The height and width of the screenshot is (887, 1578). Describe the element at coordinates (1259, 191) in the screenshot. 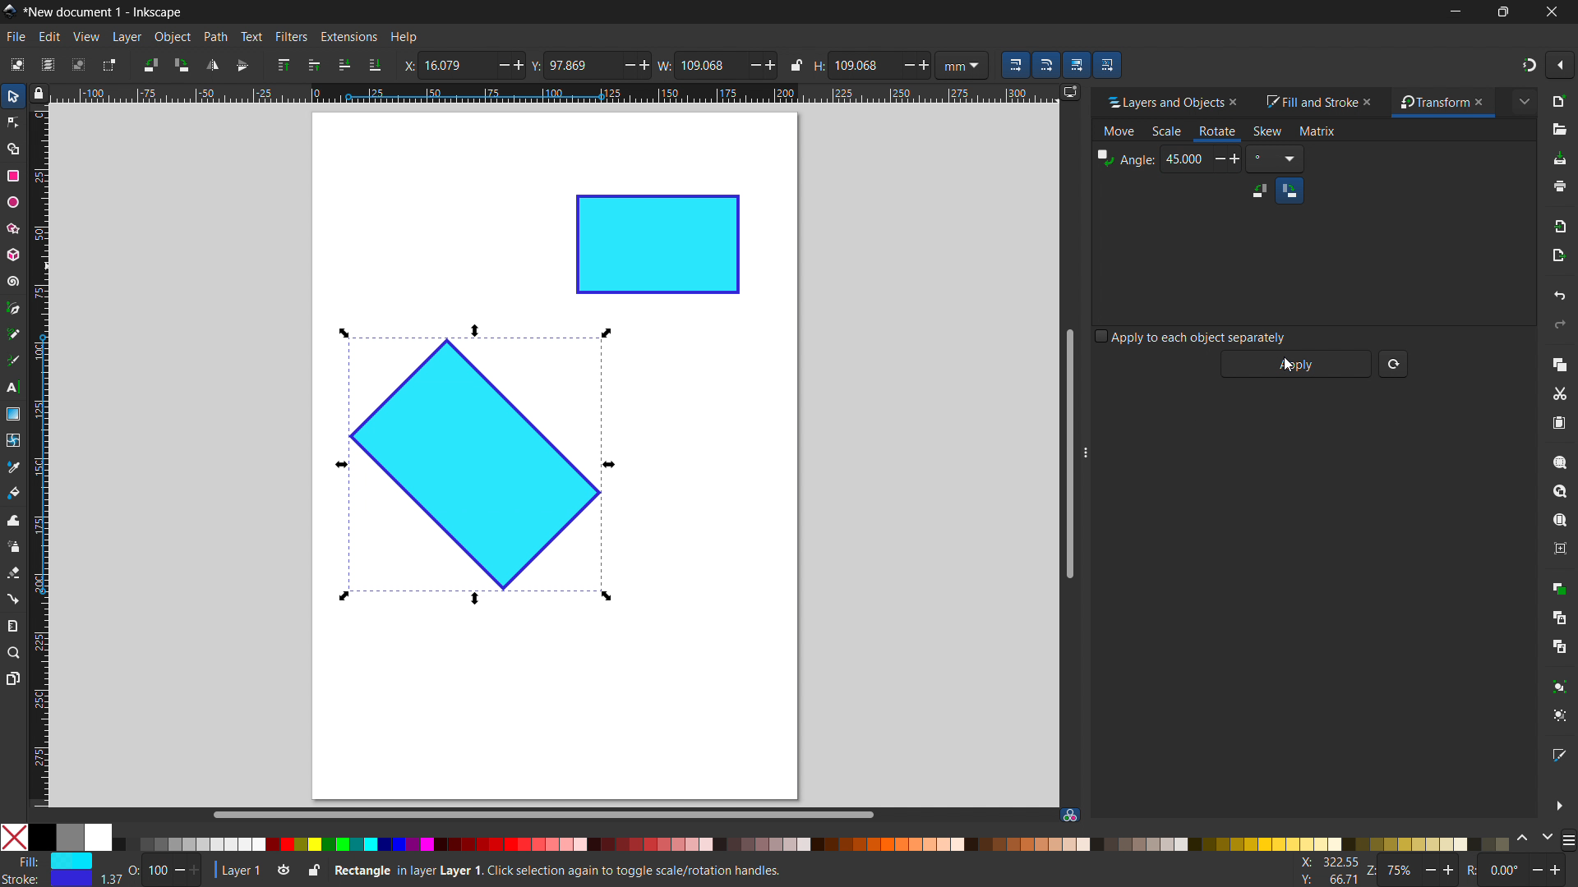

I see `counterclockwise` at that location.